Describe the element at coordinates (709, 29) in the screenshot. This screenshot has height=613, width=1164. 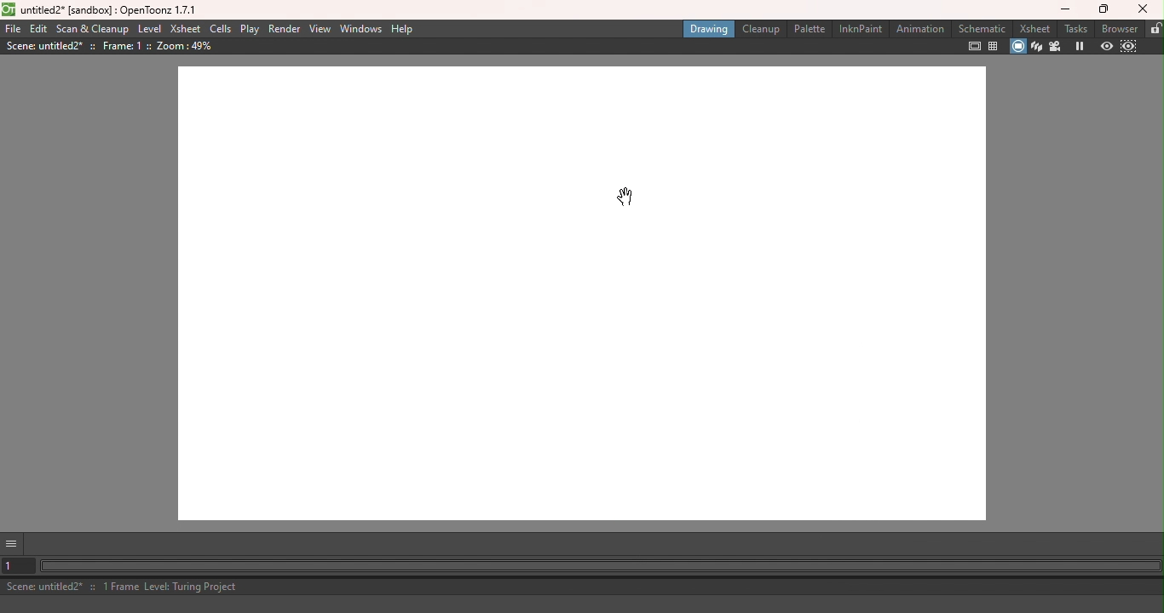
I see `Drawing` at that location.